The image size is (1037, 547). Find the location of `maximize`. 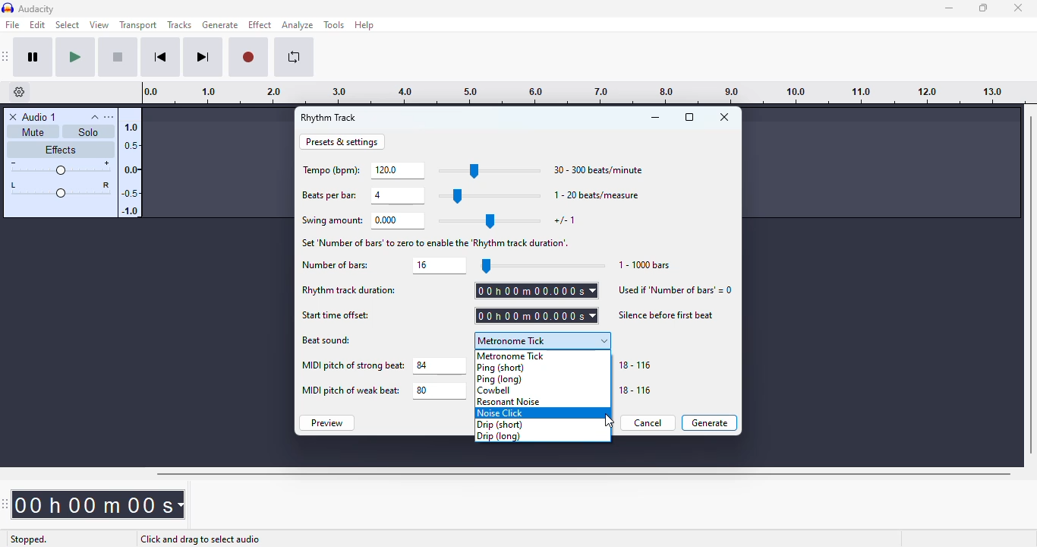

maximize is located at coordinates (689, 116).